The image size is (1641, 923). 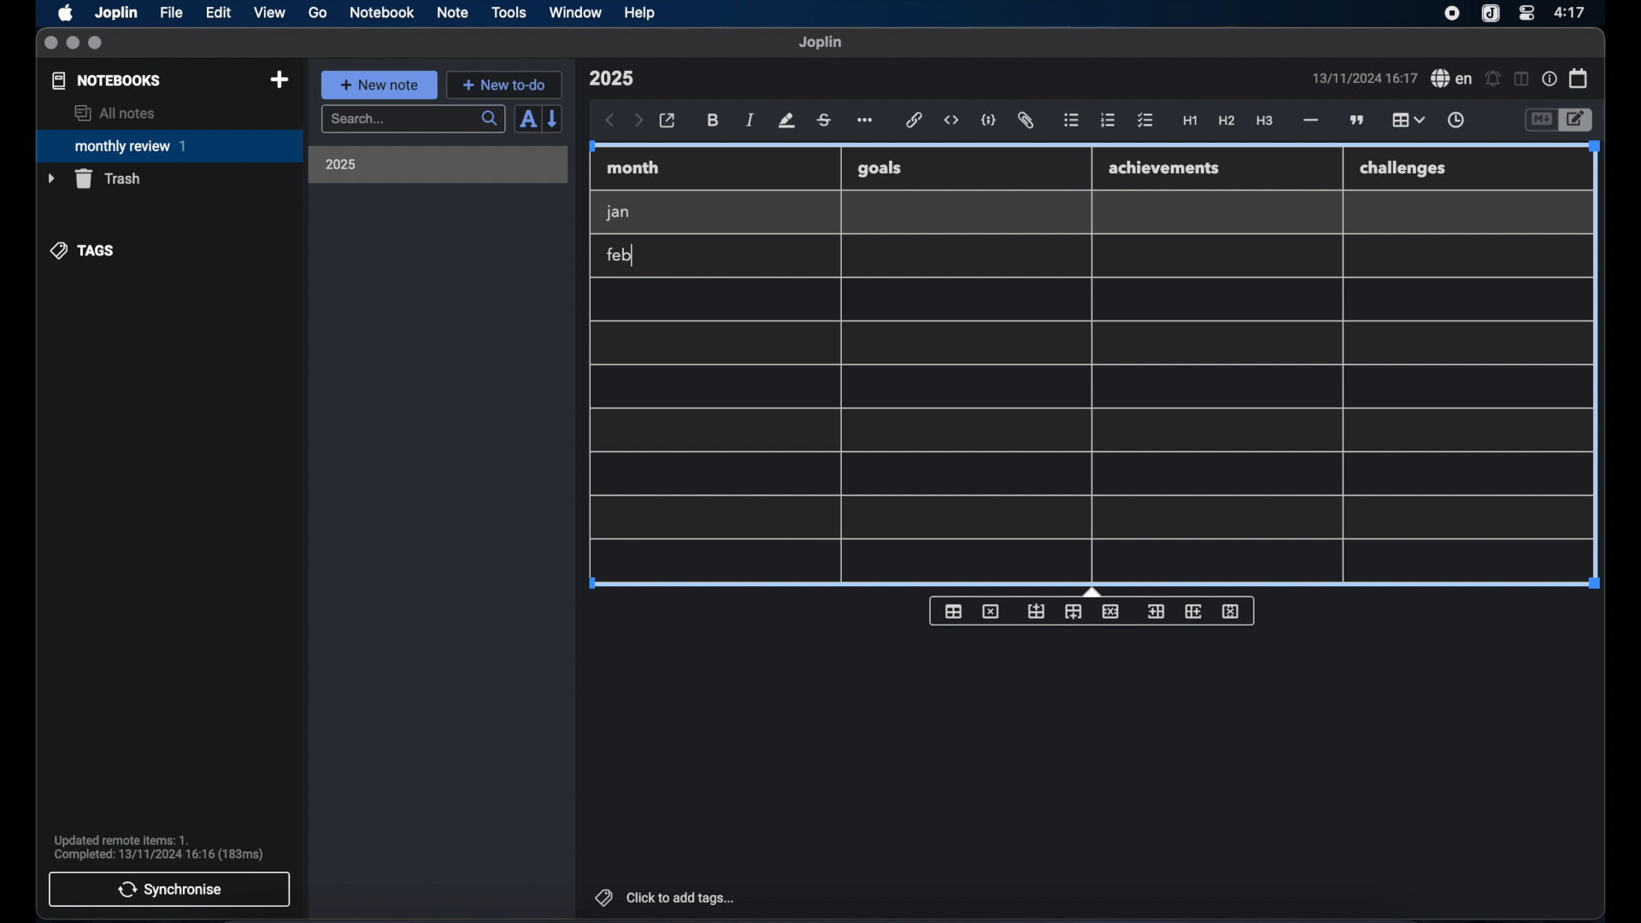 I want to click on trash, so click(x=94, y=179).